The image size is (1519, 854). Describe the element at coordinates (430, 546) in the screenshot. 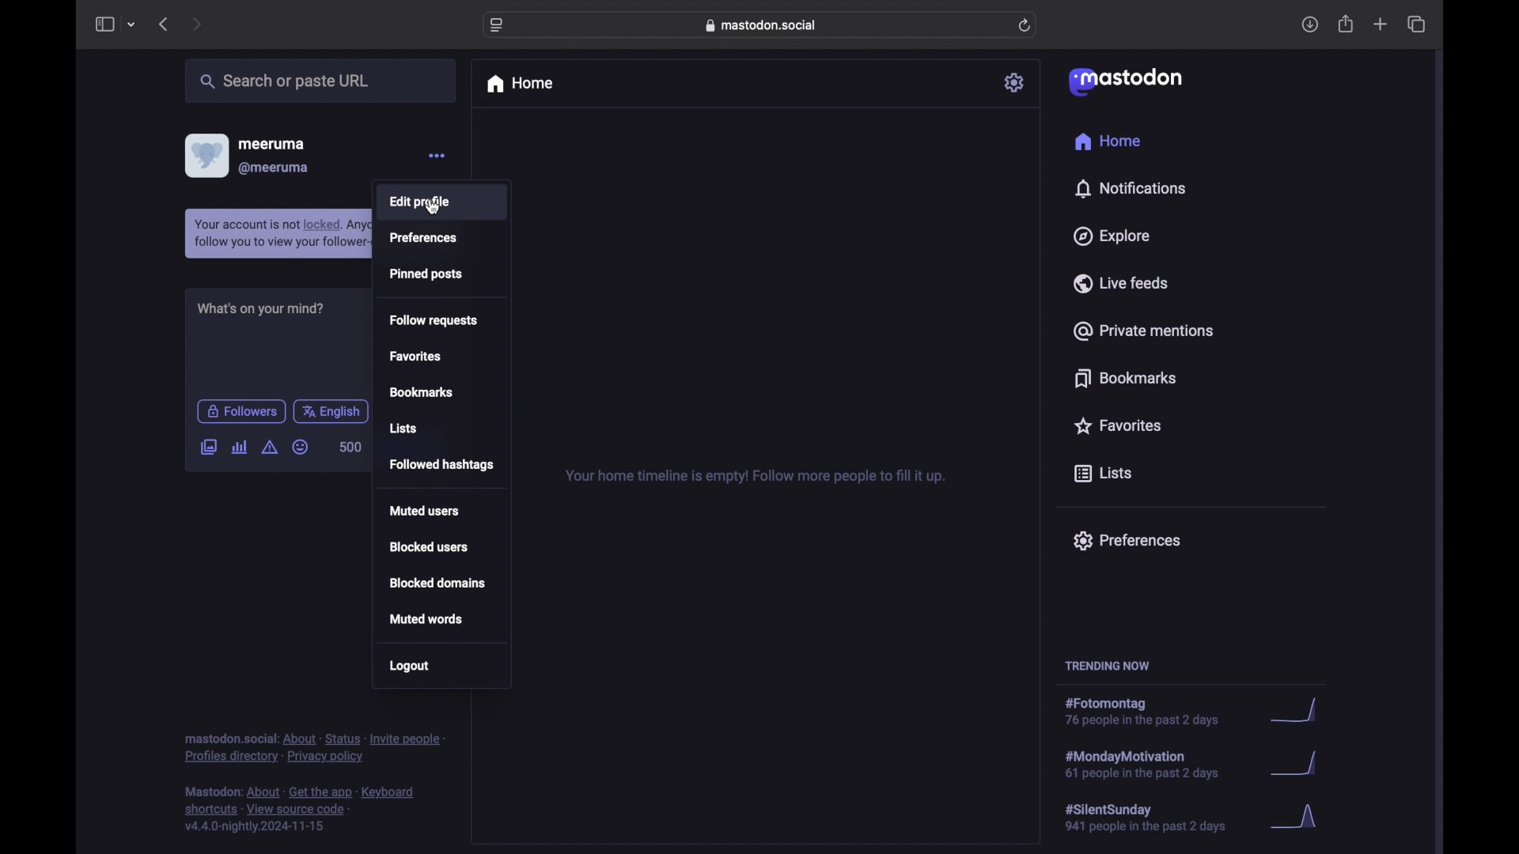

I see `blocked users` at that location.